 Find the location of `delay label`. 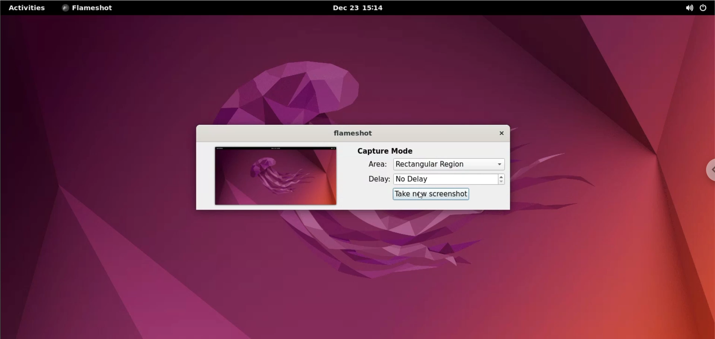

delay label is located at coordinates (374, 180).